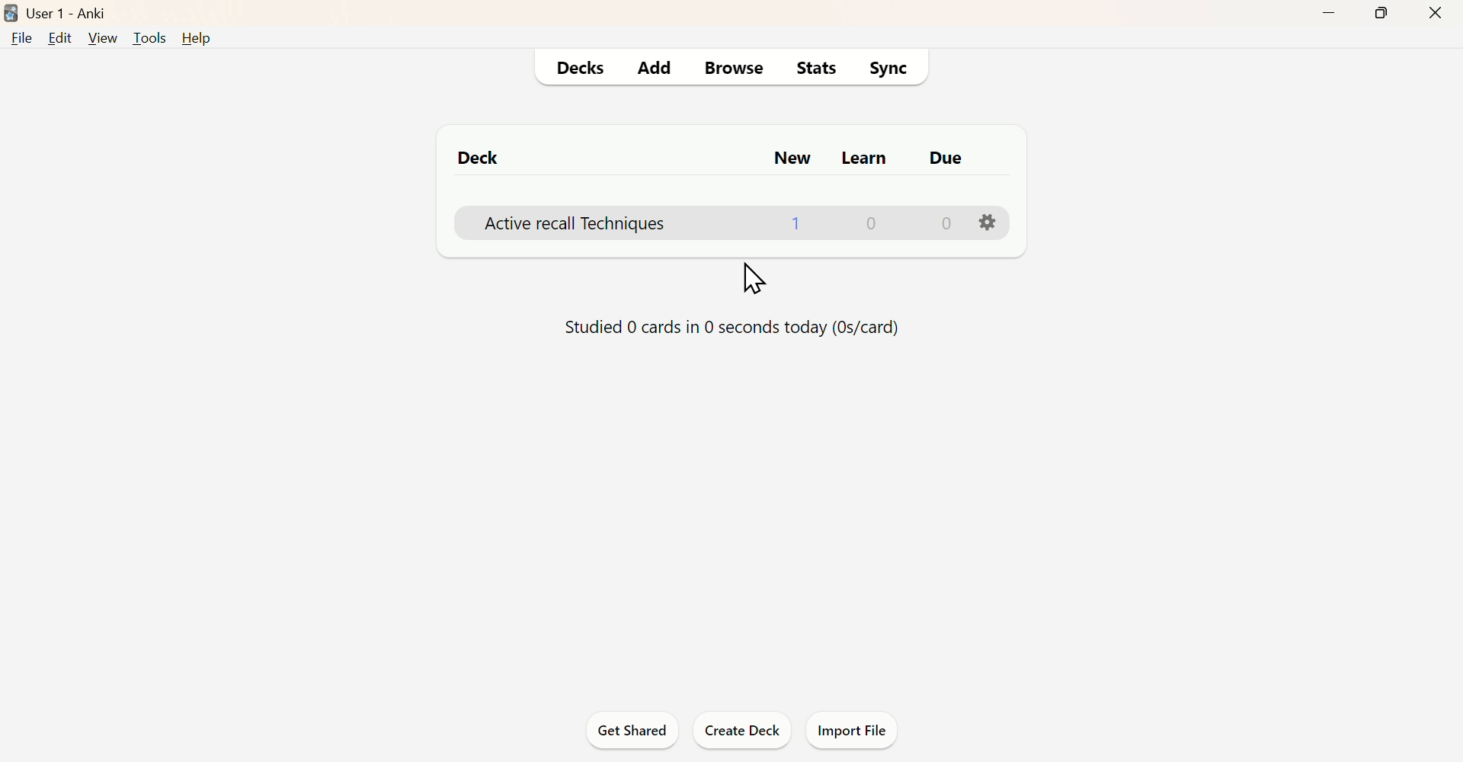 Image resolution: width=1463 pixels, height=762 pixels. What do you see at coordinates (1329, 14) in the screenshot?
I see `Minimise` at bounding box center [1329, 14].